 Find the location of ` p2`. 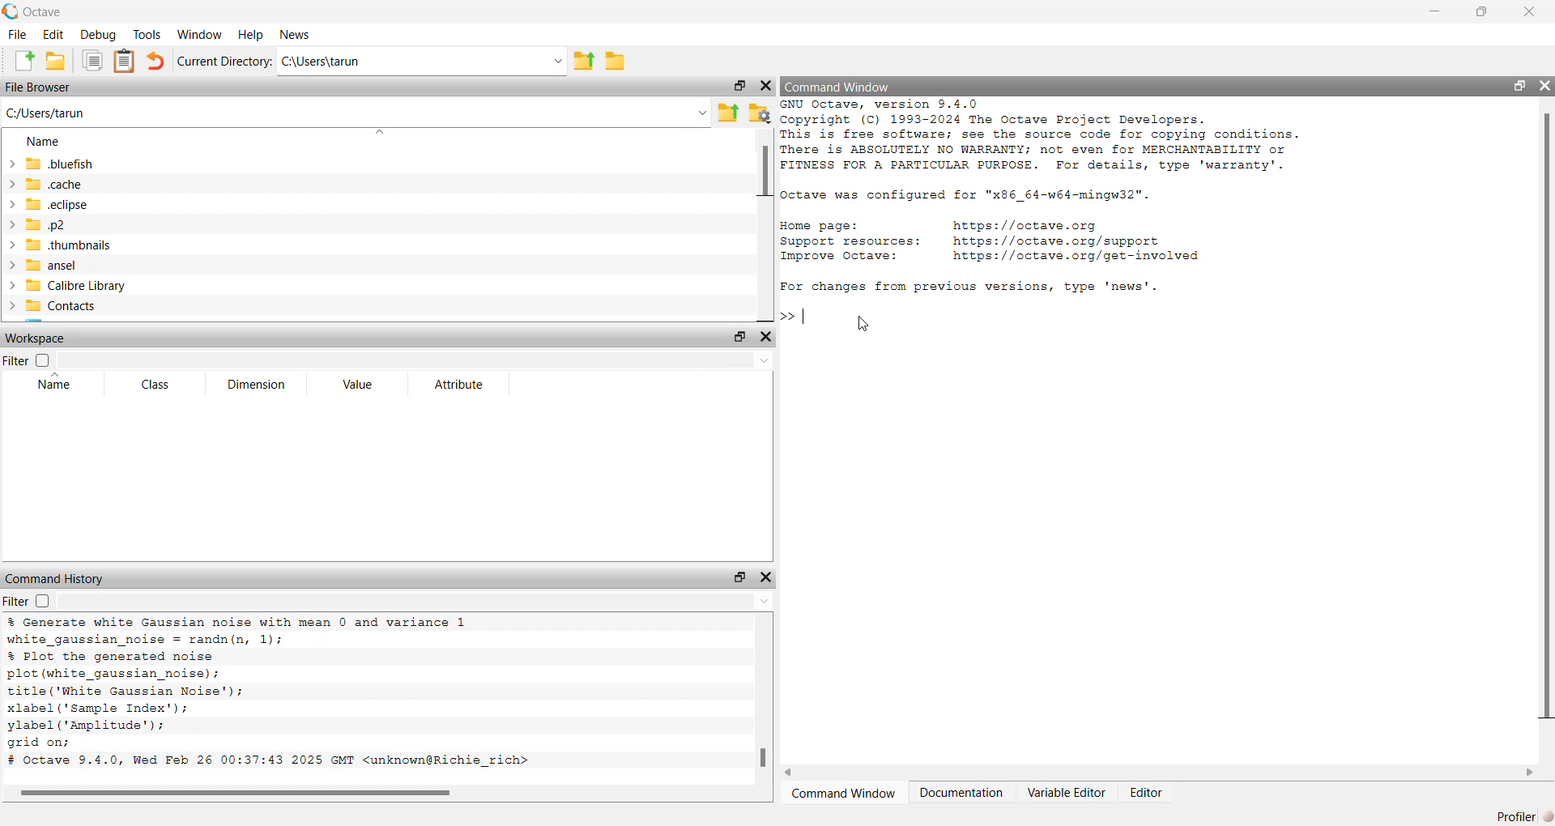

 p2 is located at coordinates (48, 226).